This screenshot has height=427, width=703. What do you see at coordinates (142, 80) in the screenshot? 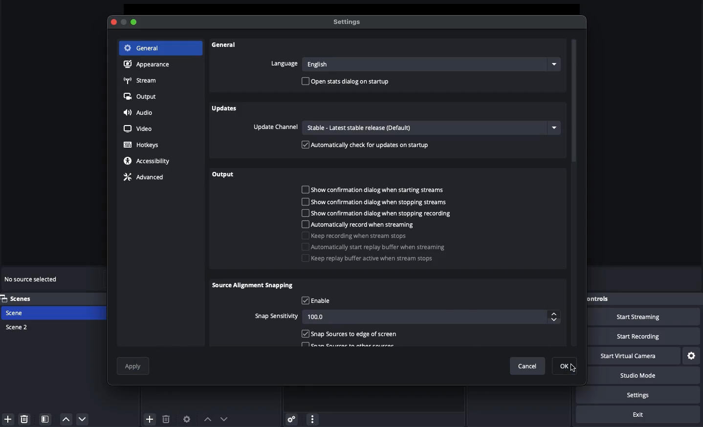
I see `Stream` at bounding box center [142, 80].